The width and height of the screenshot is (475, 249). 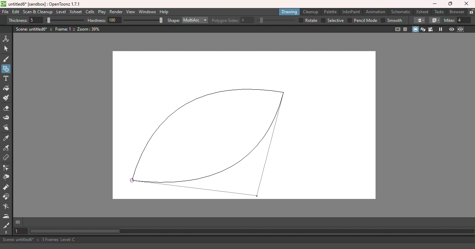 What do you see at coordinates (419, 21) in the screenshot?
I see `Cap` at bounding box center [419, 21].